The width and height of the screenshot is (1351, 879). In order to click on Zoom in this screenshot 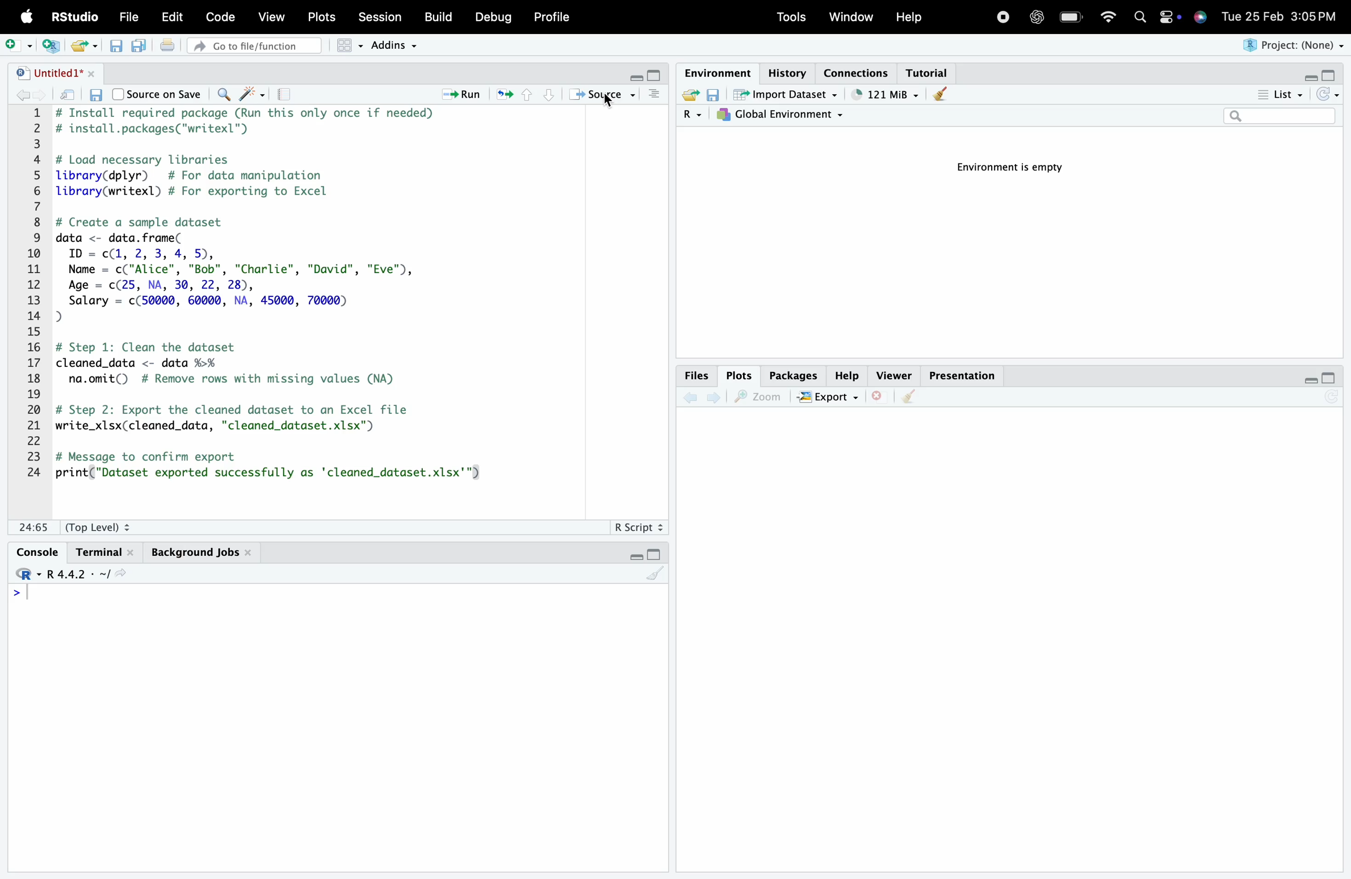, I will do `click(762, 397)`.